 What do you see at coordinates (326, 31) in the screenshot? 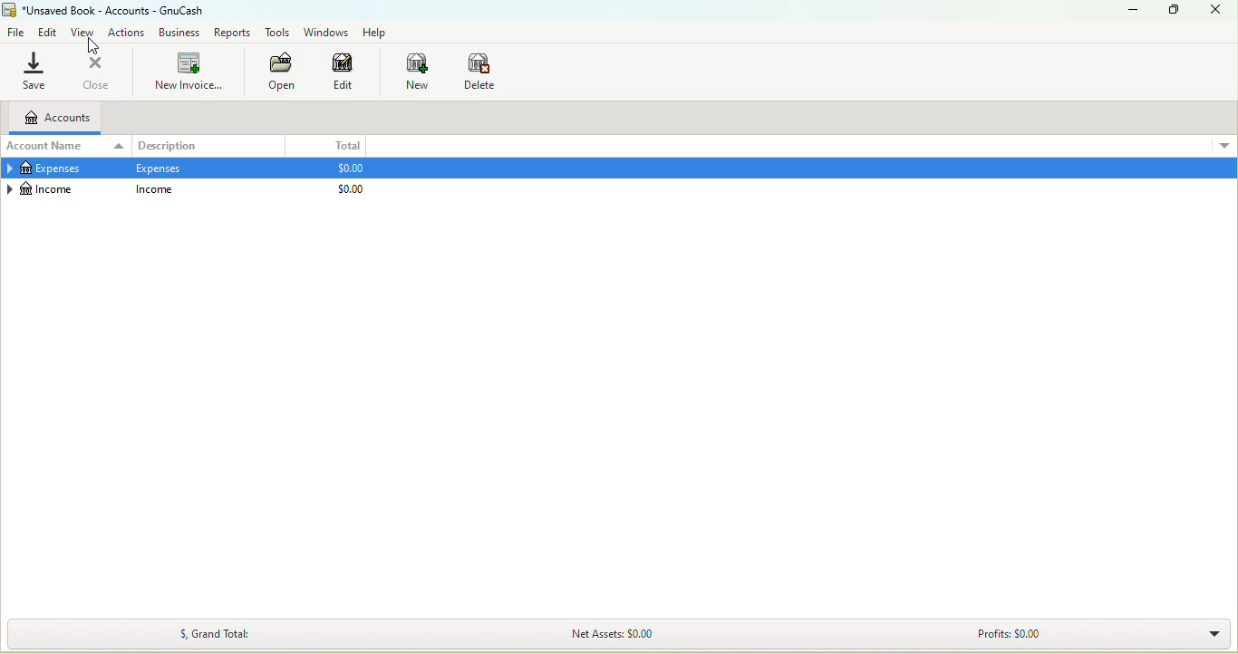
I see `Windows` at bounding box center [326, 31].